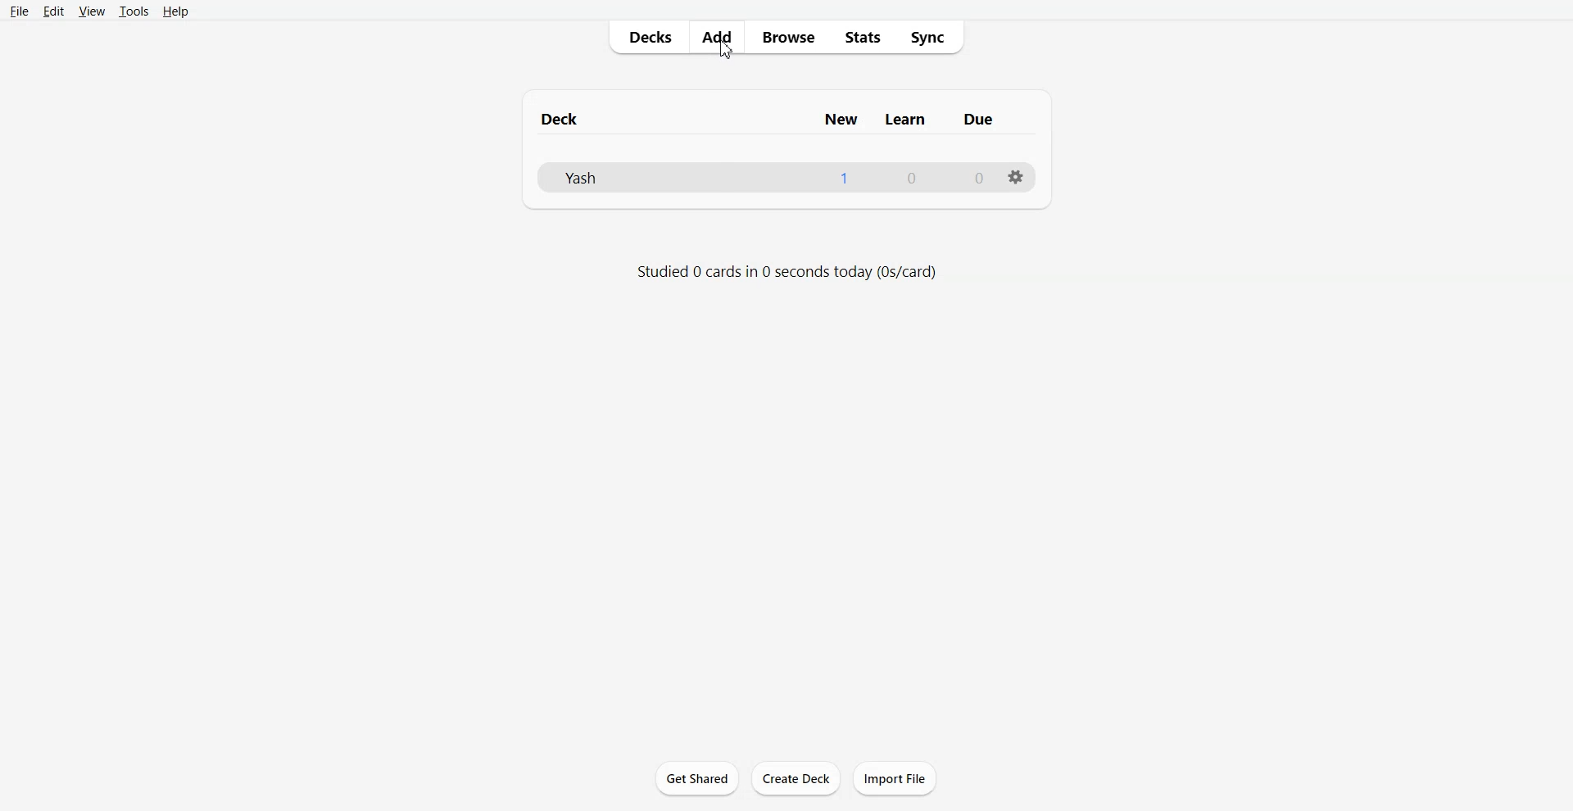 Image resolution: width=1573 pixels, height=811 pixels. I want to click on File, so click(669, 178).